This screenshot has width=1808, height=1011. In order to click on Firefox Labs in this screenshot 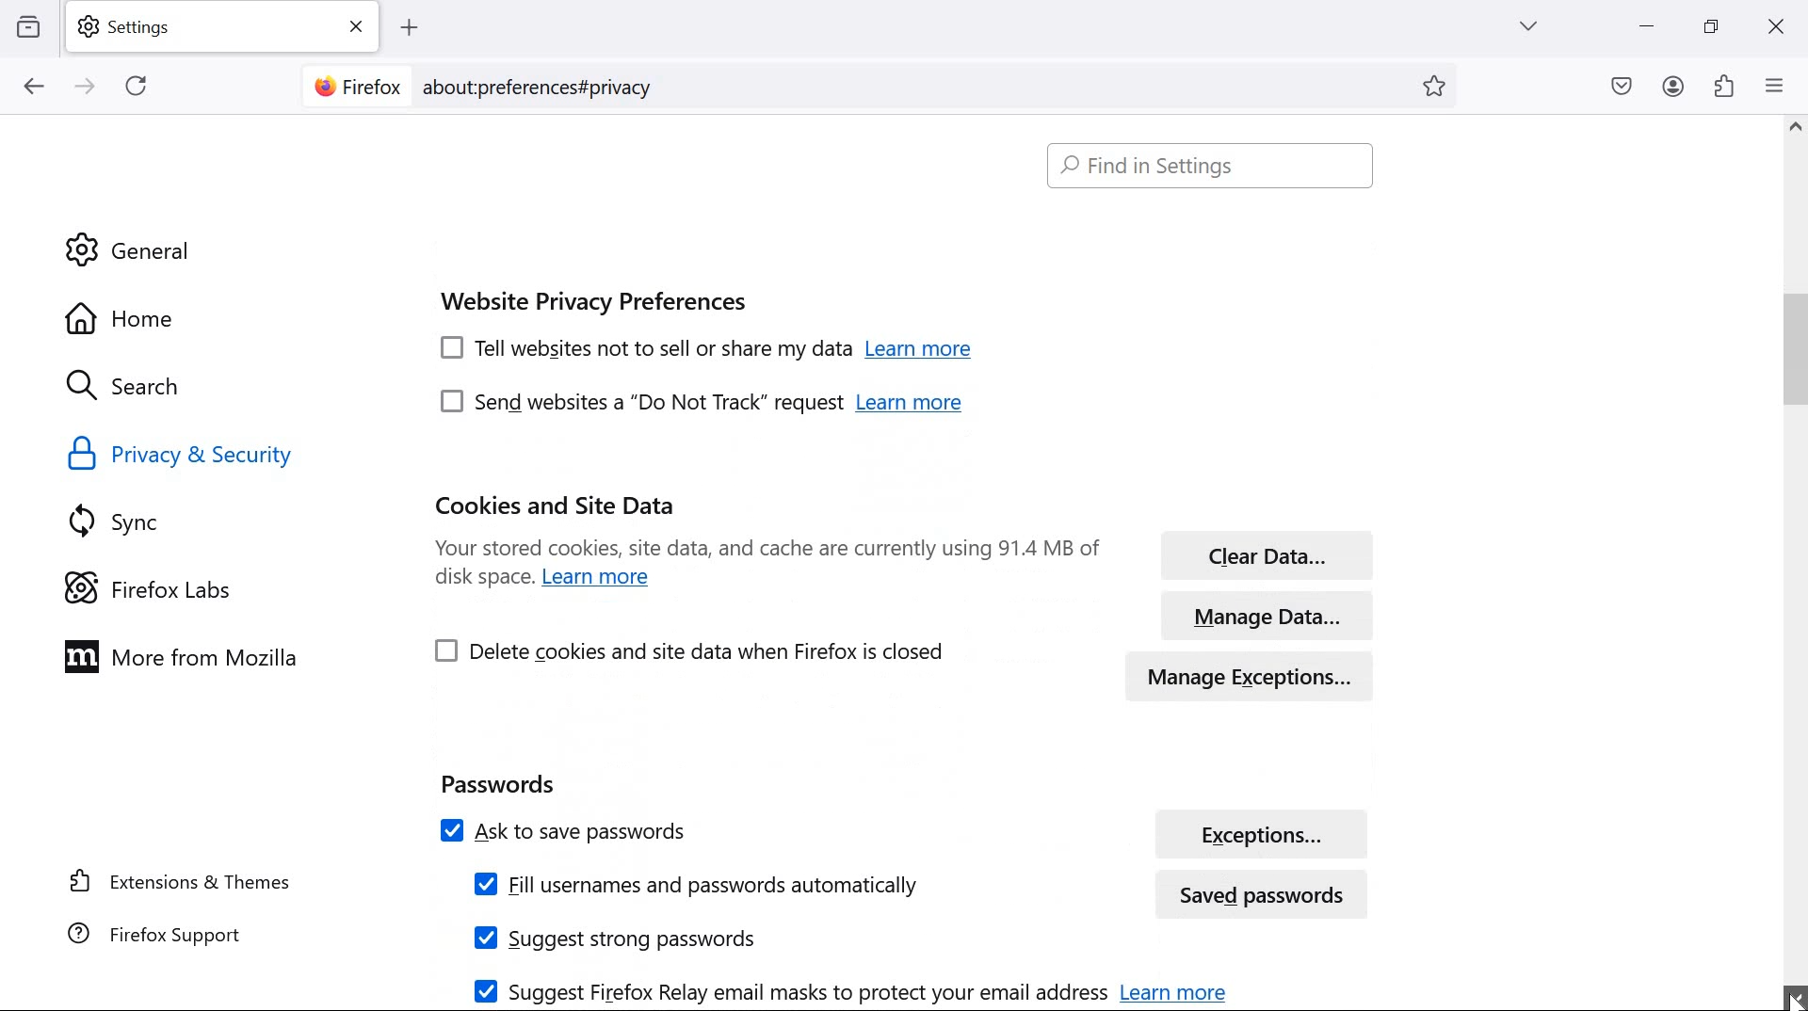, I will do `click(164, 586)`.